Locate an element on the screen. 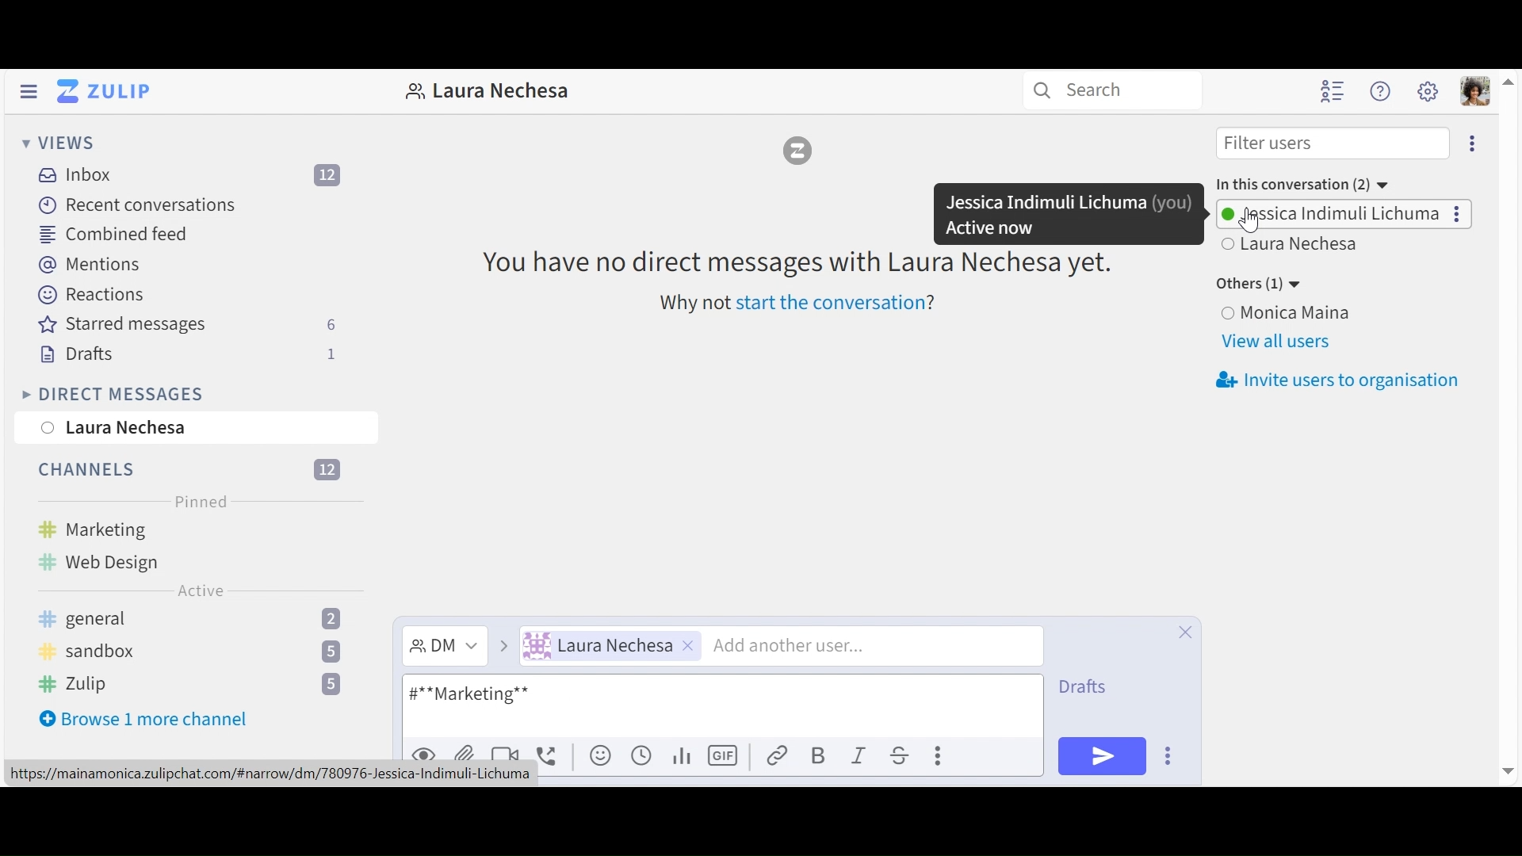 The height and width of the screenshot is (856, 1522). compose message is located at coordinates (721, 702).